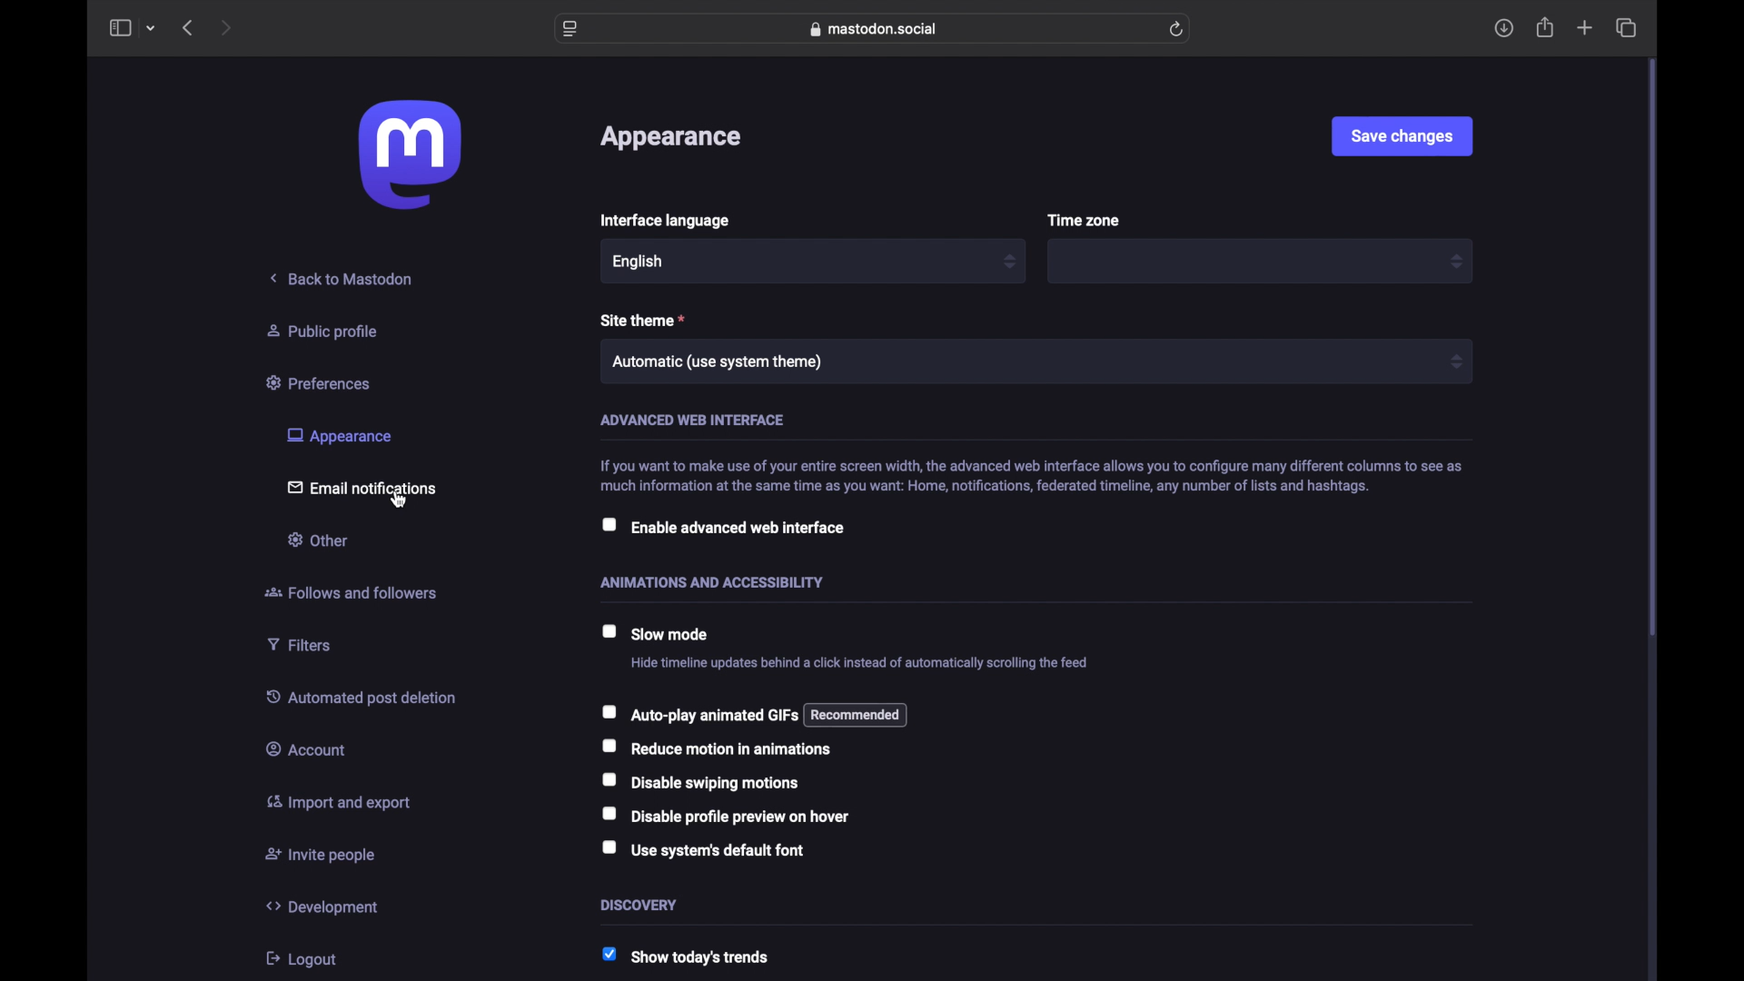 The image size is (1744, 981). I want to click on other, so click(316, 539).